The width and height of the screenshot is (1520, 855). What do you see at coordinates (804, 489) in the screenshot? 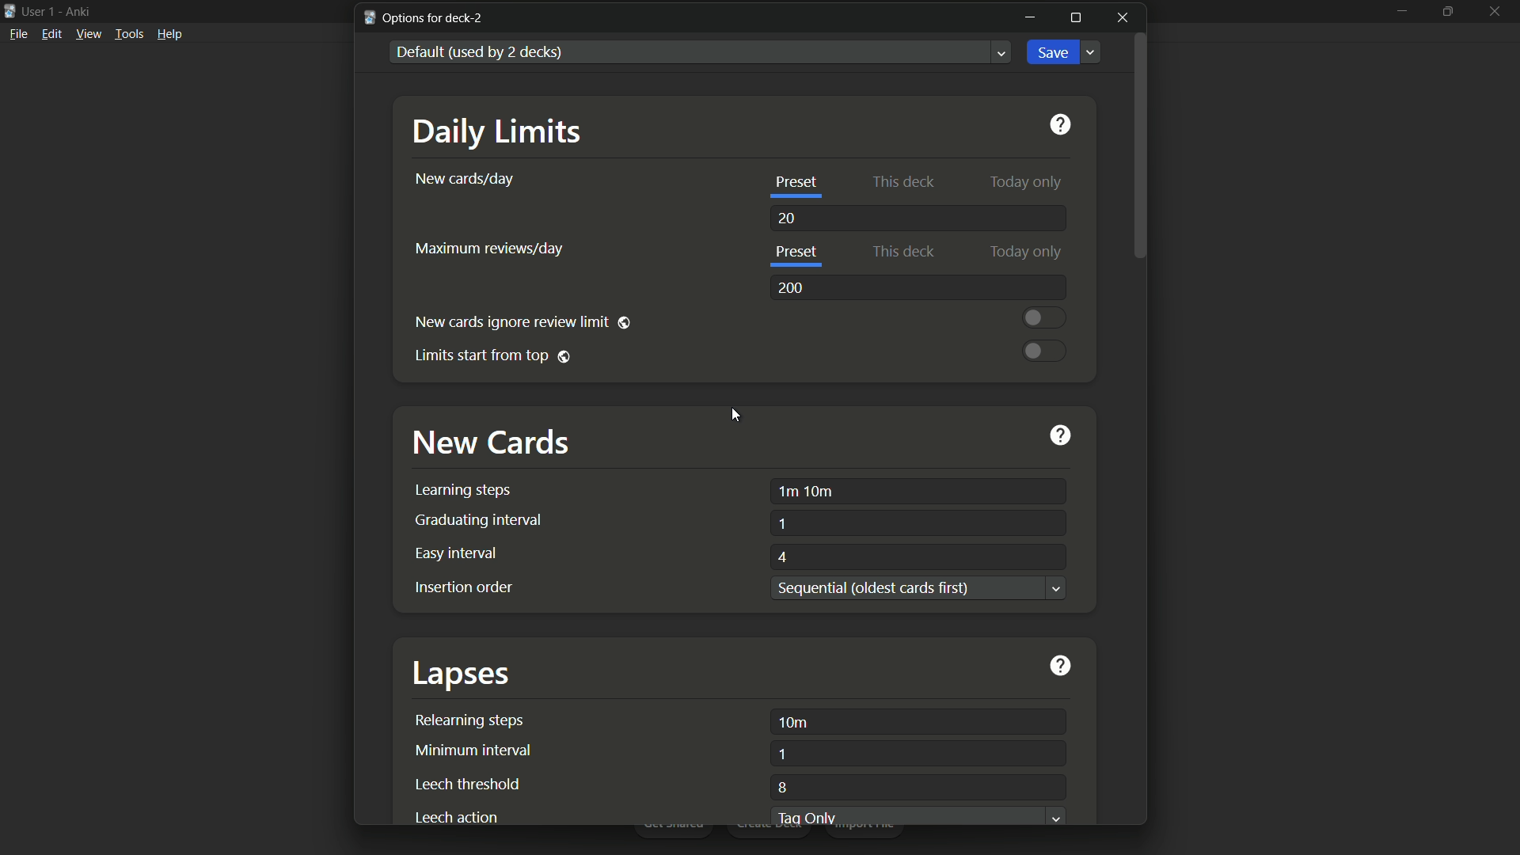
I see `1m 10m` at bounding box center [804, 489].